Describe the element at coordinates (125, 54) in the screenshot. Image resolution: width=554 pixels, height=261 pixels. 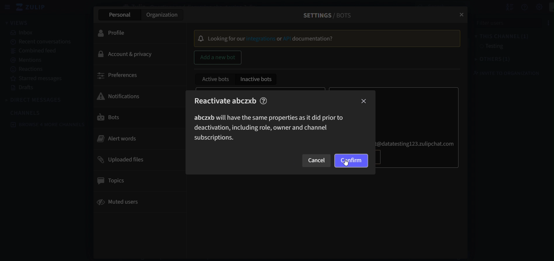
I see `account & privacy` at that location.